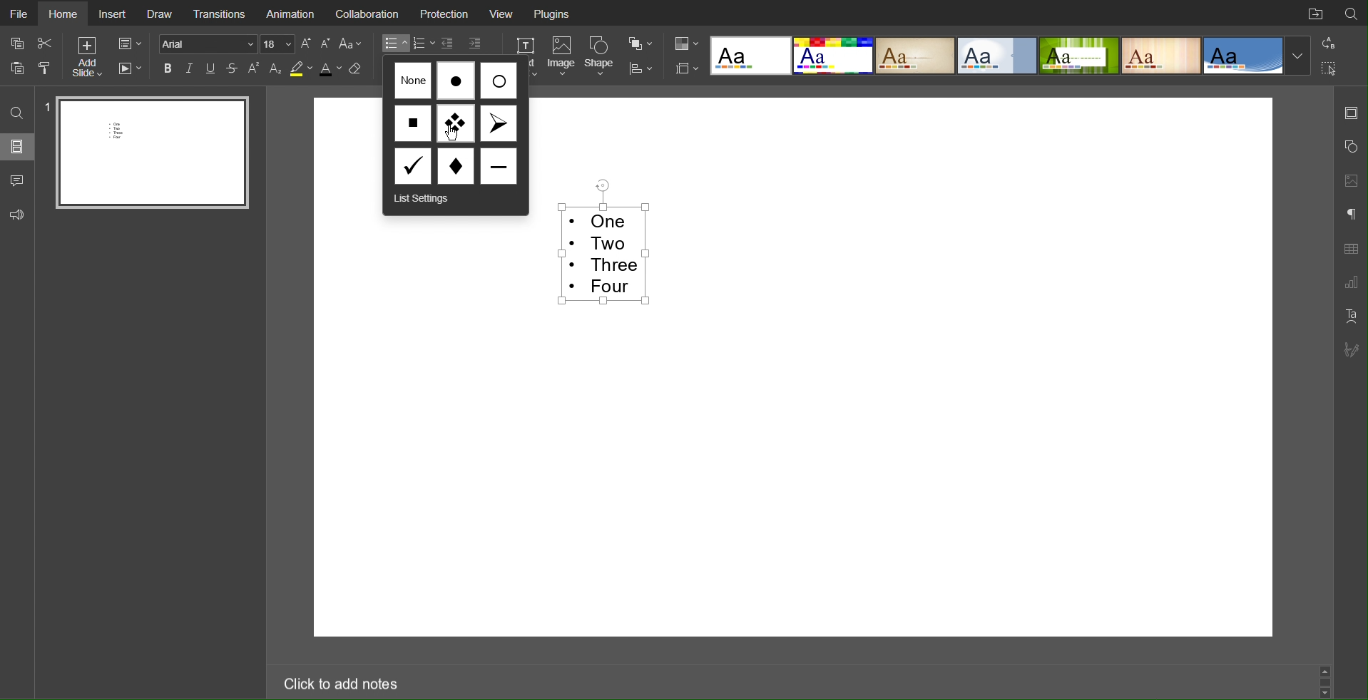 The height and width of the screenshot is (700, 1368). I want to click on Increase Font, so click(306, 44).